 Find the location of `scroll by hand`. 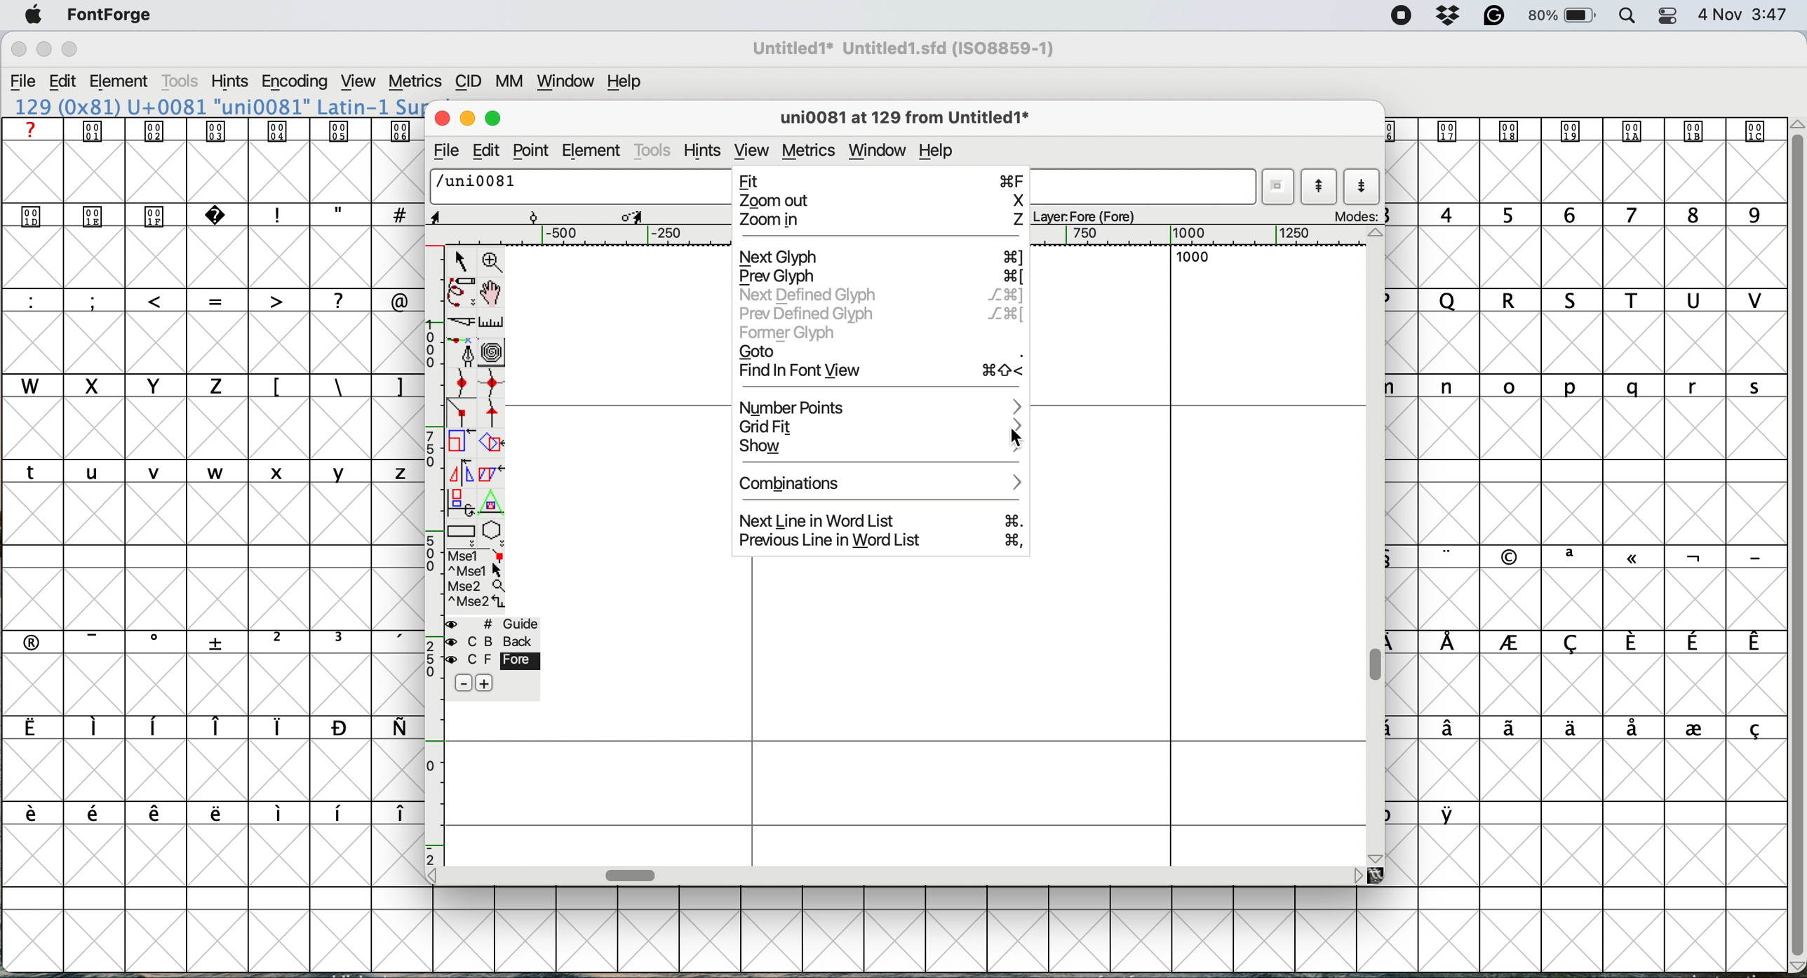

scroll by hand is located at coordinates (490, 291).